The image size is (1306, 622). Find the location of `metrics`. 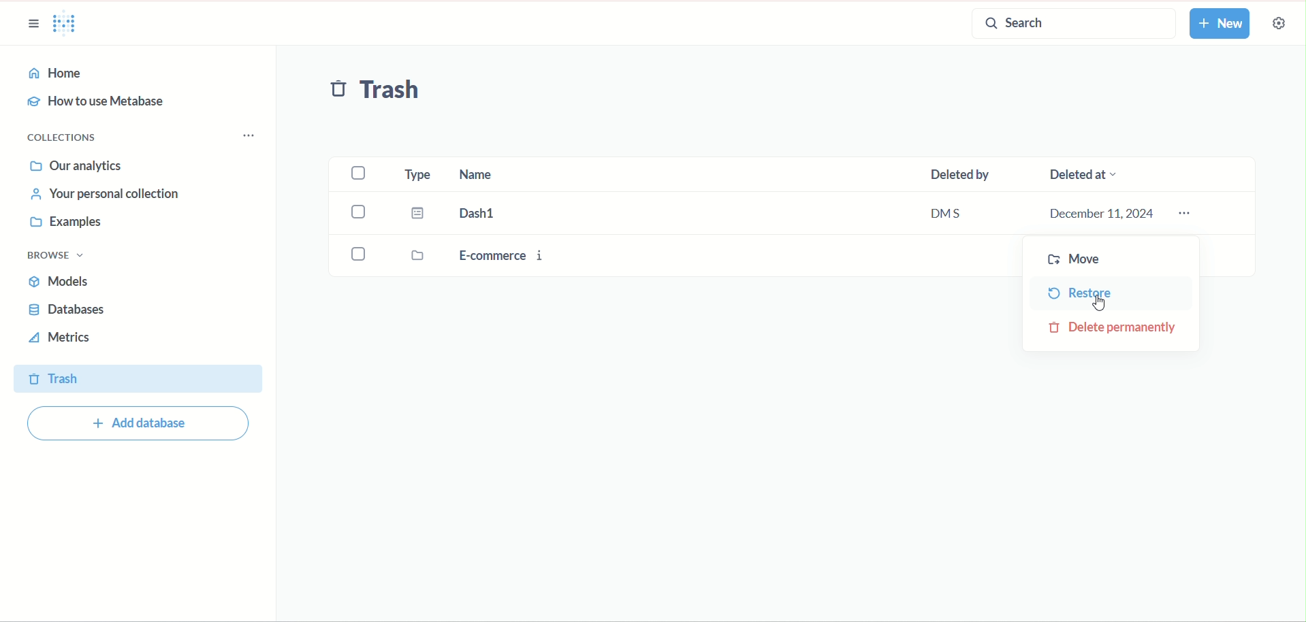

metrics is located at coordinates (65, 338).